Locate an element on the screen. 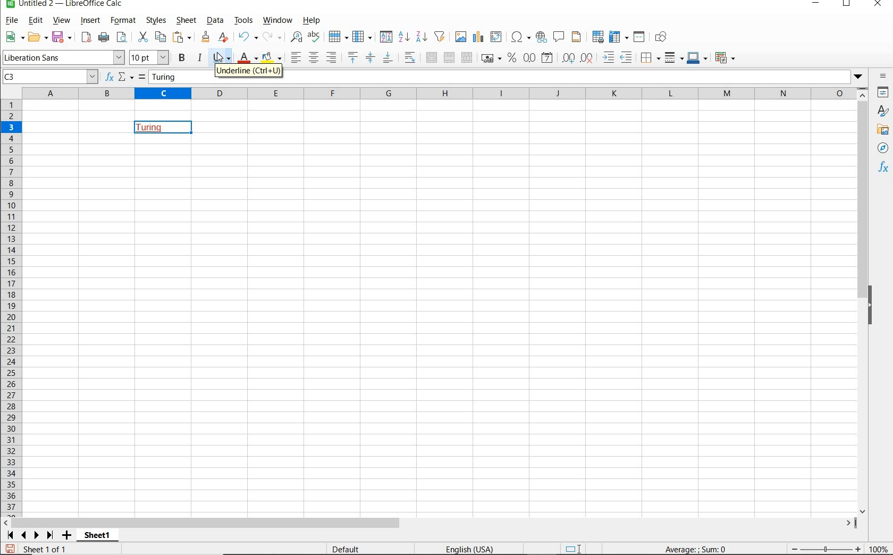 The height and width of the screenshot is (555, 893). NEW is located at coordinates (14, 37).